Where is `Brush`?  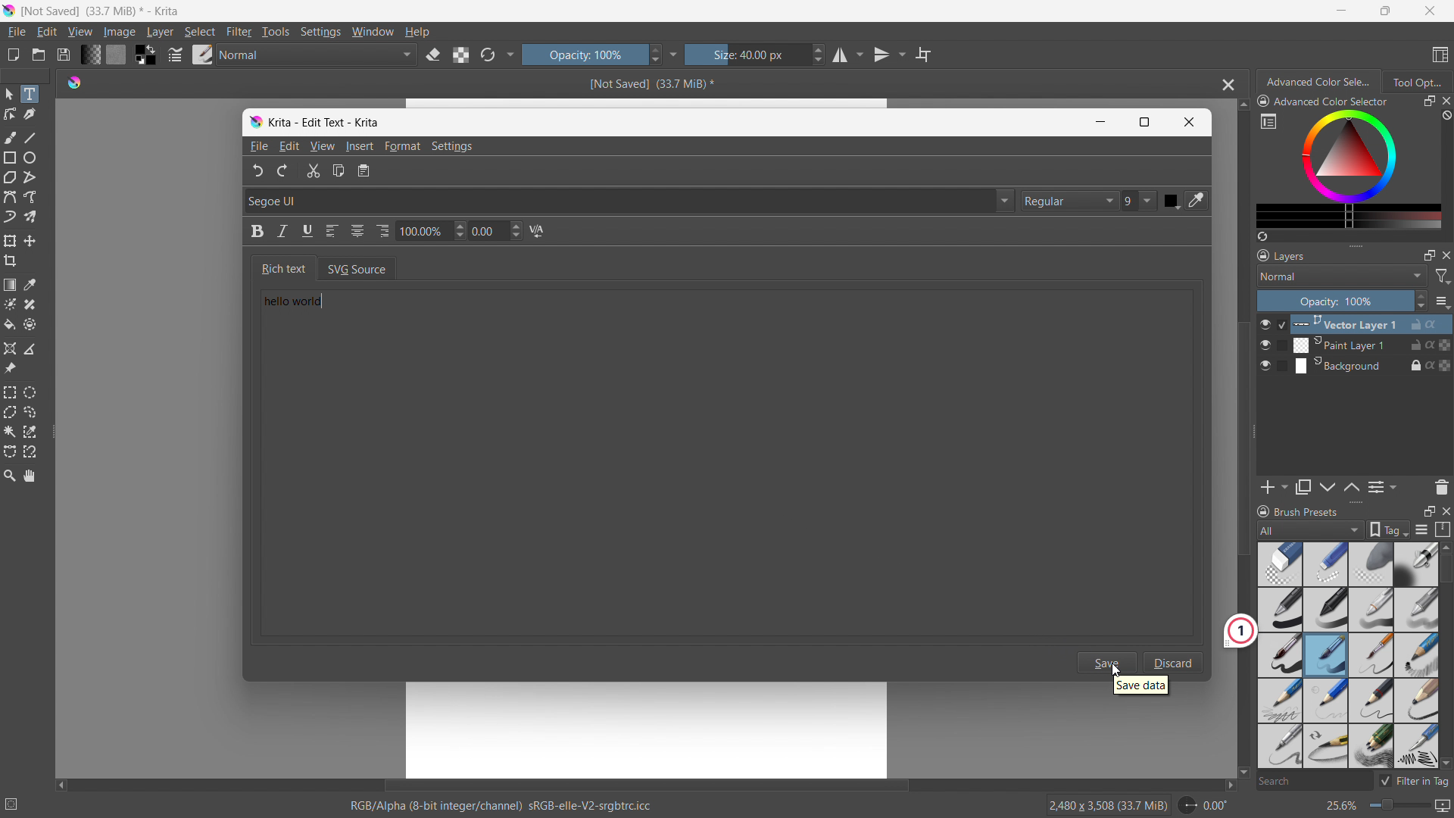
Brush is located at coordinates (1280, 654).